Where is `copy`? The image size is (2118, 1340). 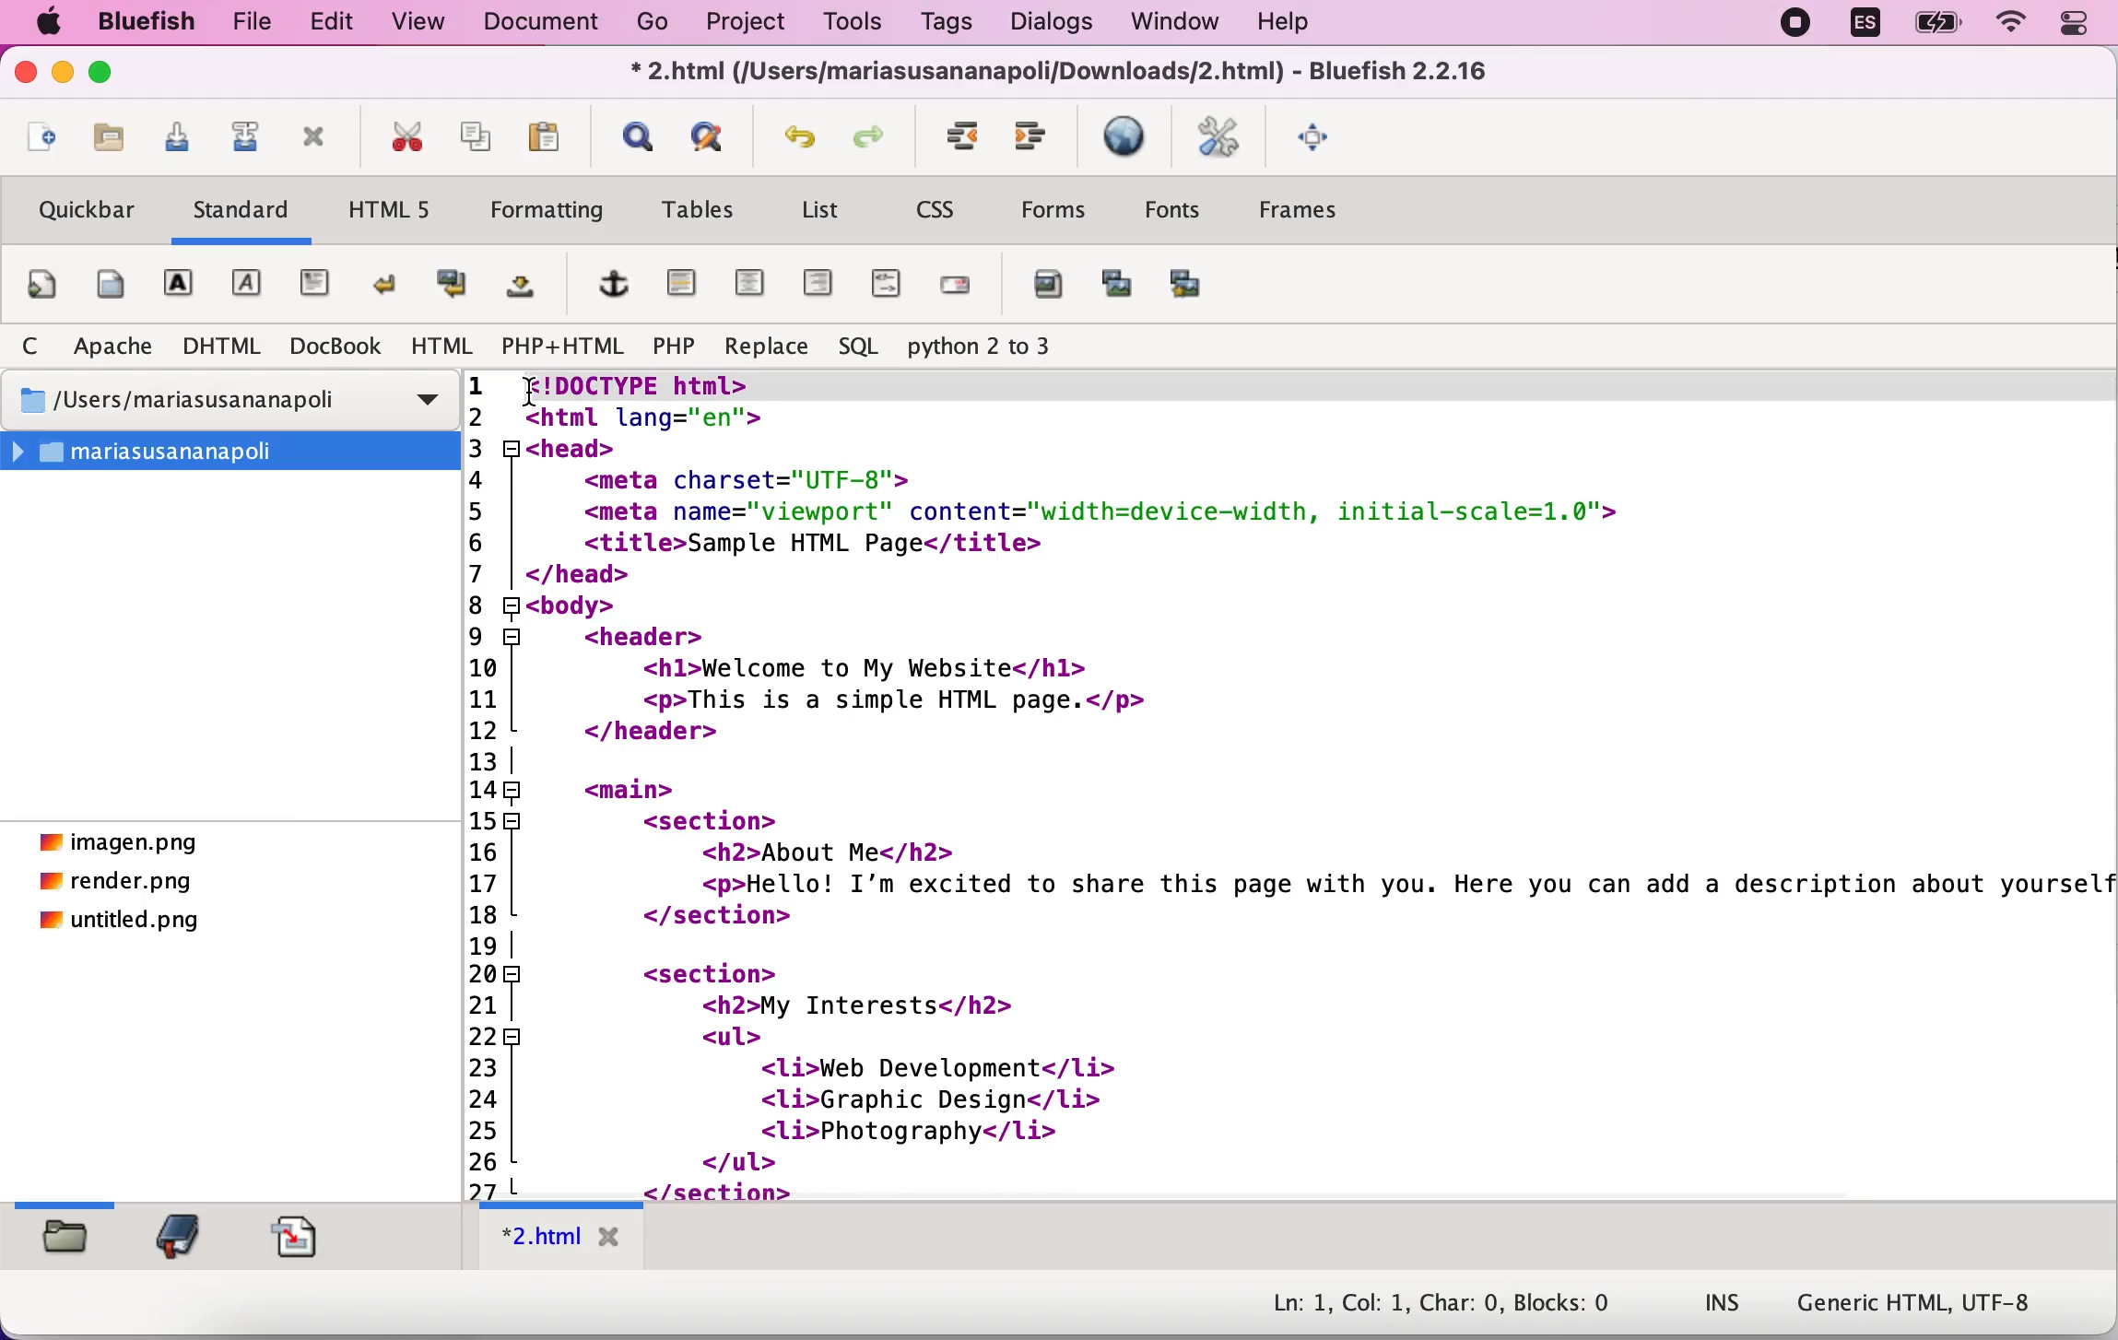
copy is located at coordinates (477, 130).